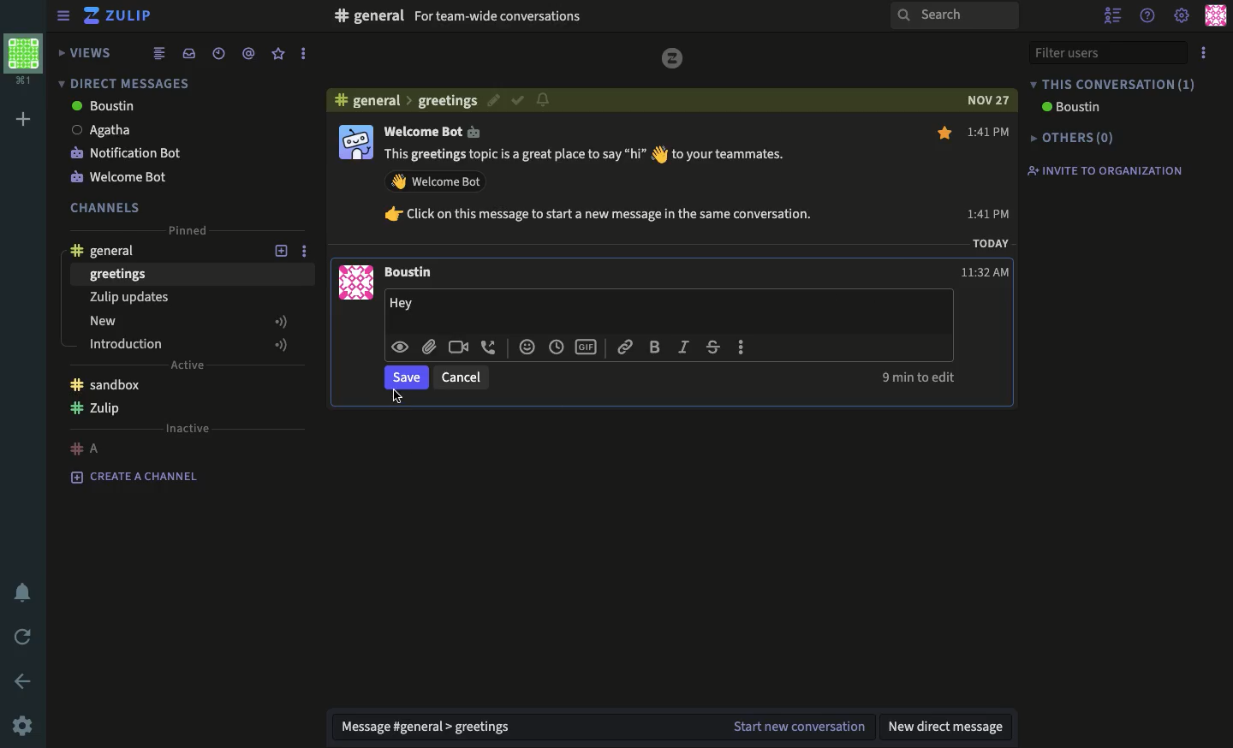  I want to click on create a channel, so click(140, 478).